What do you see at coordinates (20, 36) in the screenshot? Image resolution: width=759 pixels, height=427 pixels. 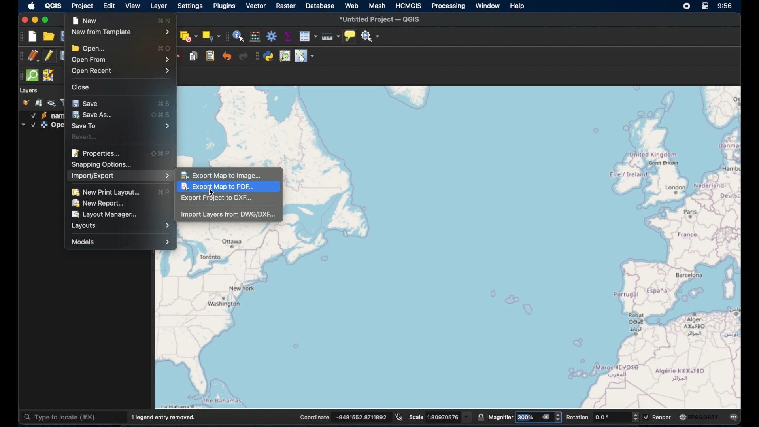 I see `project toolbar` at bounding box center [20, 36].